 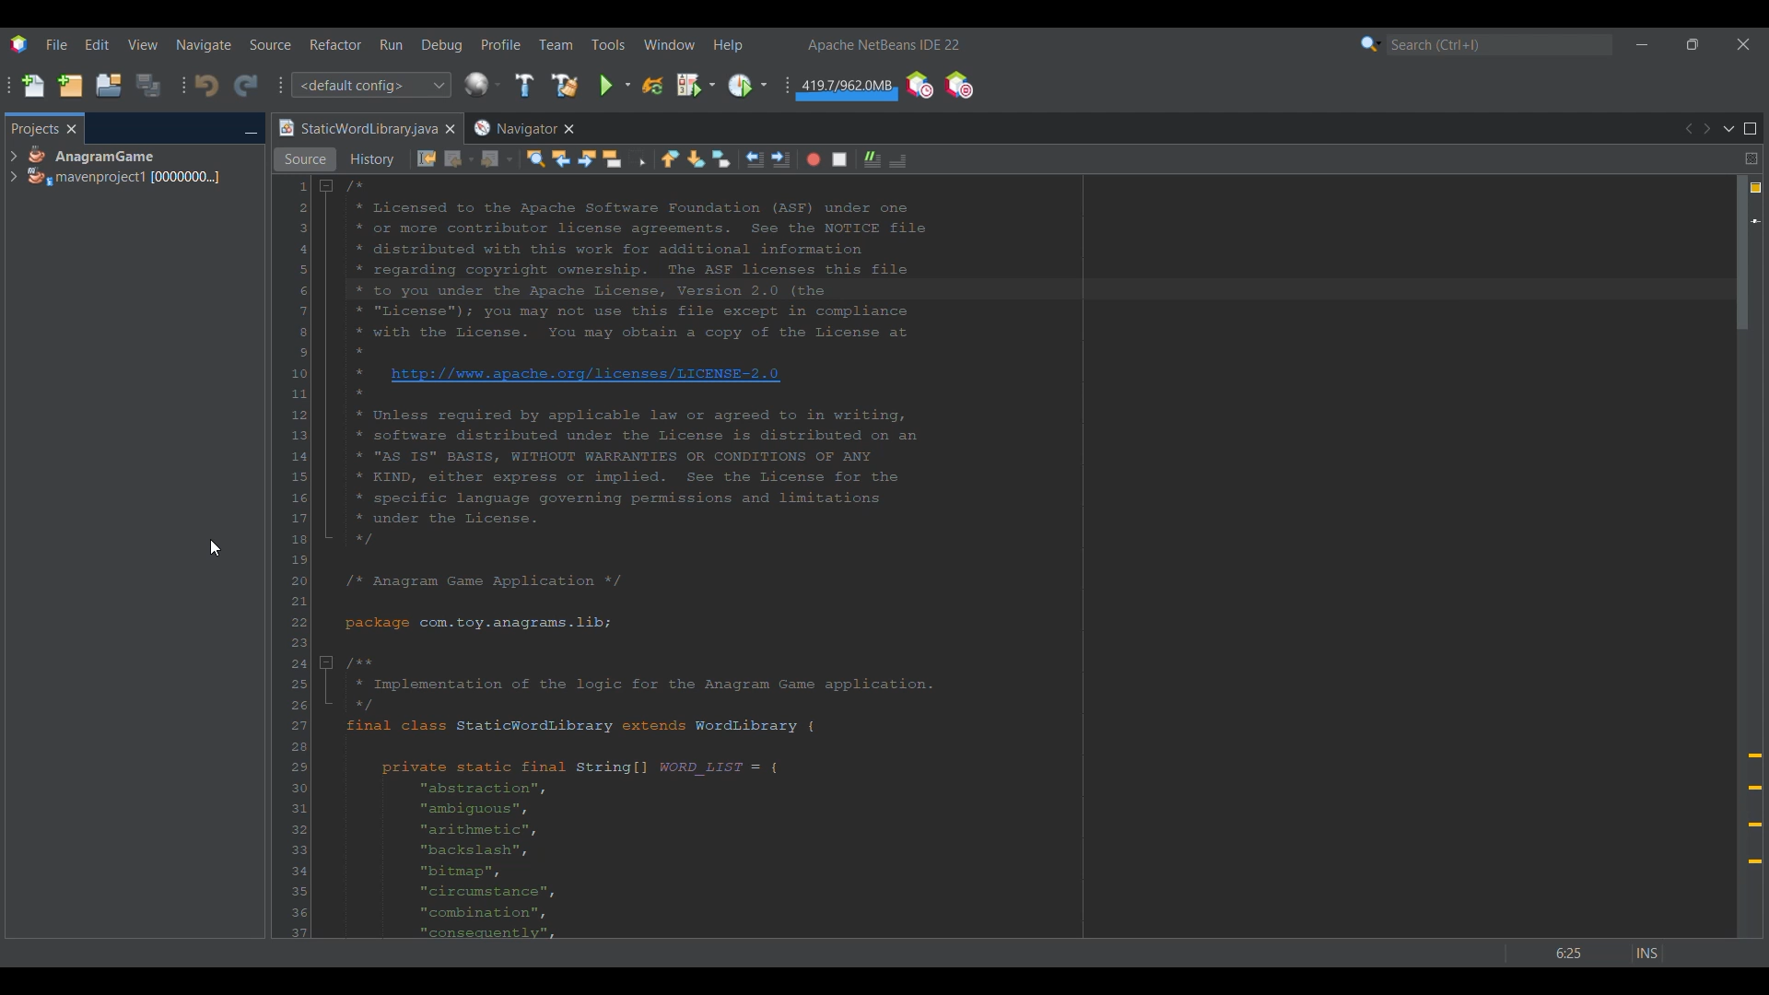 What do you see at coordinates (814, 159) in the screenshot?
I see `Start macro recording` at bounding box center [814, 159].